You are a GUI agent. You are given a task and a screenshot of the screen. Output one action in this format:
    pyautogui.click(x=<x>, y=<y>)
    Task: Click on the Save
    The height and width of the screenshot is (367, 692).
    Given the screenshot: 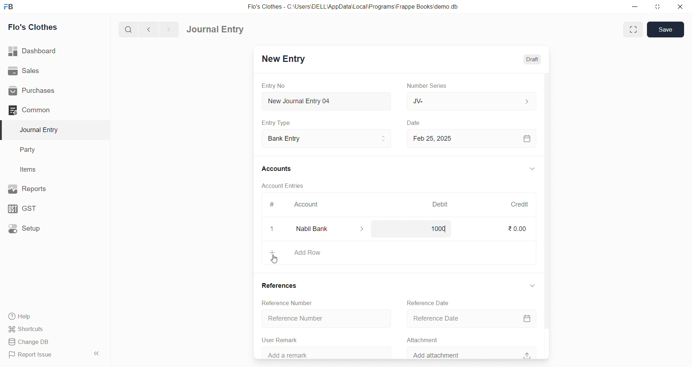 What is the action you would take?
    pyautogui.click(x=666, y=29)
    